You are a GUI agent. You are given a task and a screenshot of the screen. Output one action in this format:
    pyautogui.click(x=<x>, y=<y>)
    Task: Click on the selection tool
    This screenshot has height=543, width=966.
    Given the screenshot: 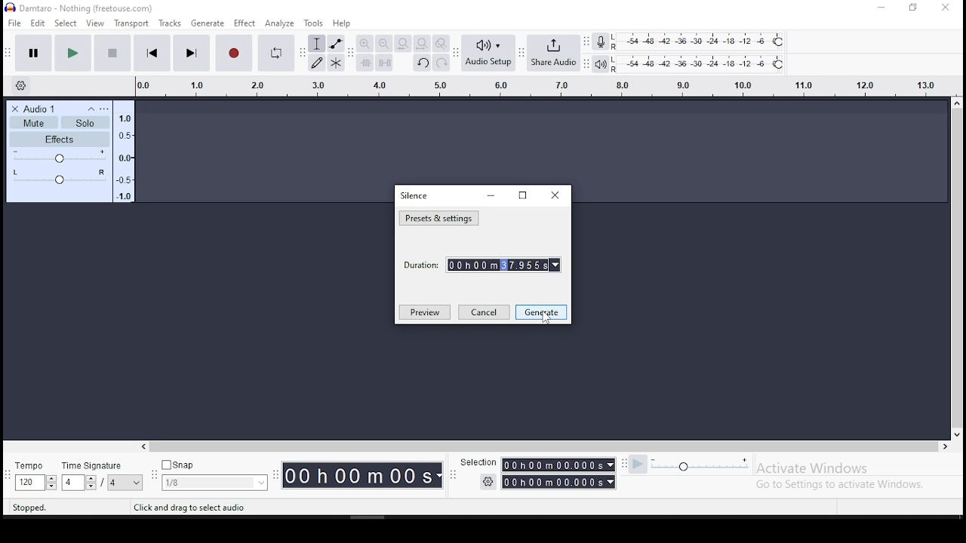 What is the action you would take?
    pyautogui.click(x=316, y=43)
    